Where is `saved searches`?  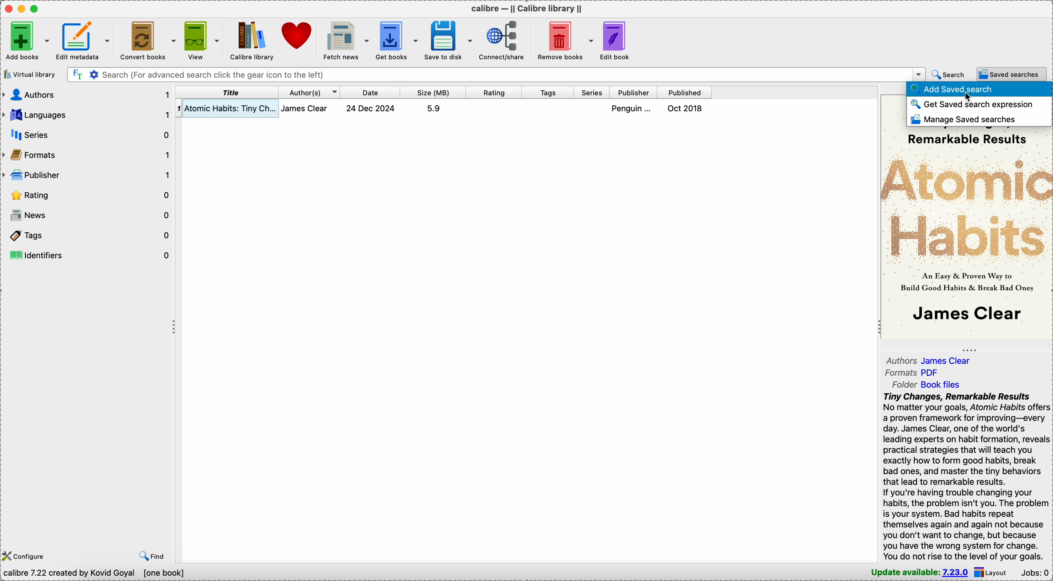
saved searches is located at coordinates (1012, 74).